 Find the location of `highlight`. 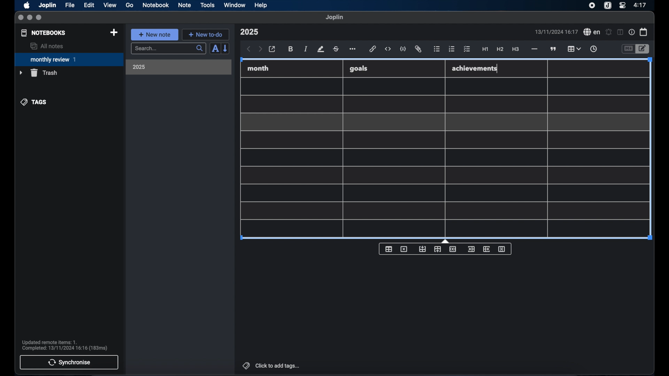

highlight is located at coordinates (321, 49).